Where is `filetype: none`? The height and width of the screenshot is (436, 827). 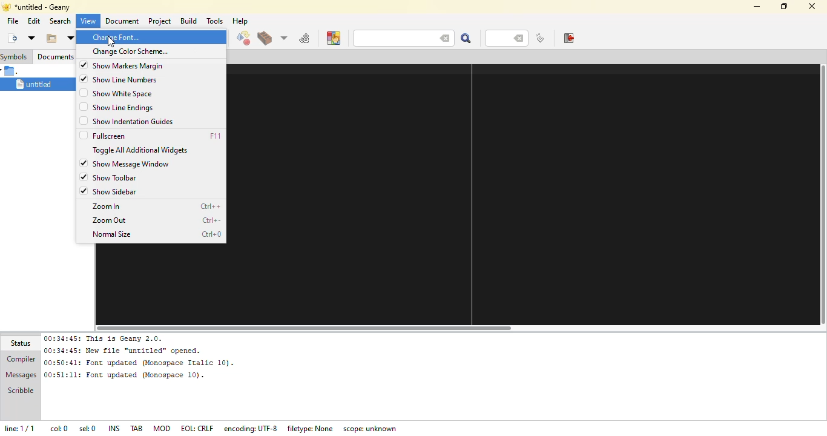 filetype: none is located at coordinates (311, 427).